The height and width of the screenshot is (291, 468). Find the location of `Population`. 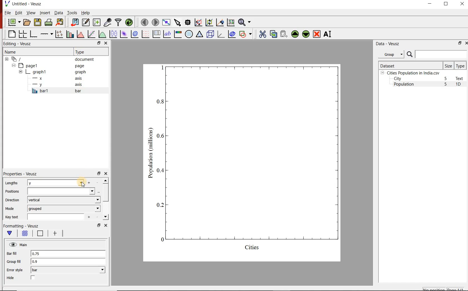

Population is located at coordinates (404, 85).